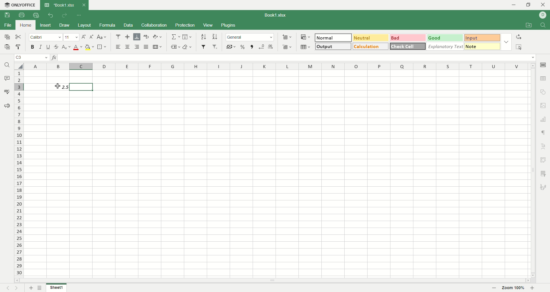 The height and width of the screenshot is (292, 550). Describe the element at coordinates (136, 47) in the screenshot. I see `align right` at that location.